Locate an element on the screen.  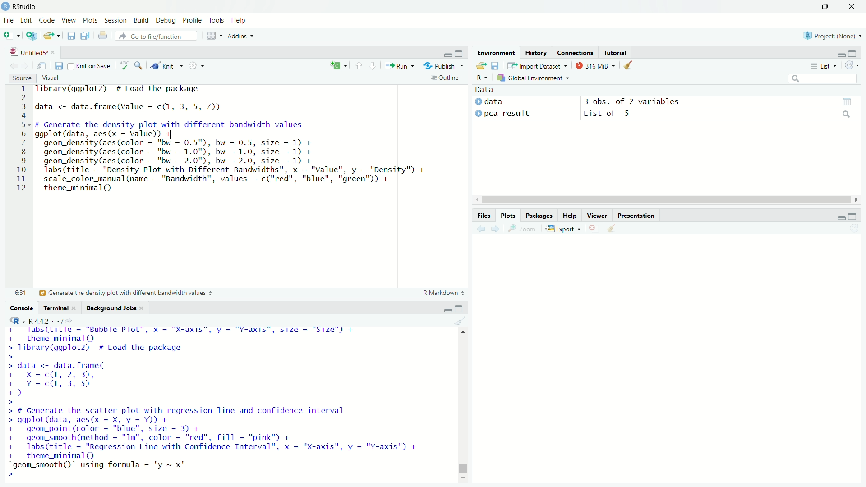
RStudio is located at coordinates (19, 6).